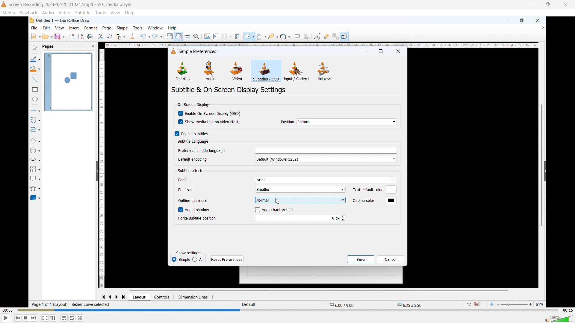  I want to click on Default encoding, so click(325, 159).